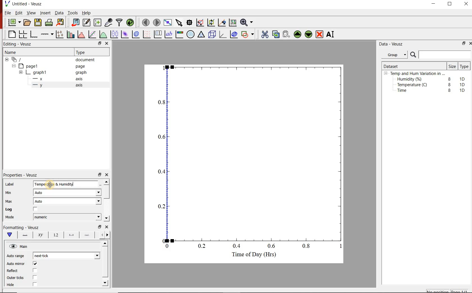 The height and width of the screenshot is (293, 472). What do you see at coordinates (40, 79) in the screenshot?
I see `x` at bounding box center [40, 79].